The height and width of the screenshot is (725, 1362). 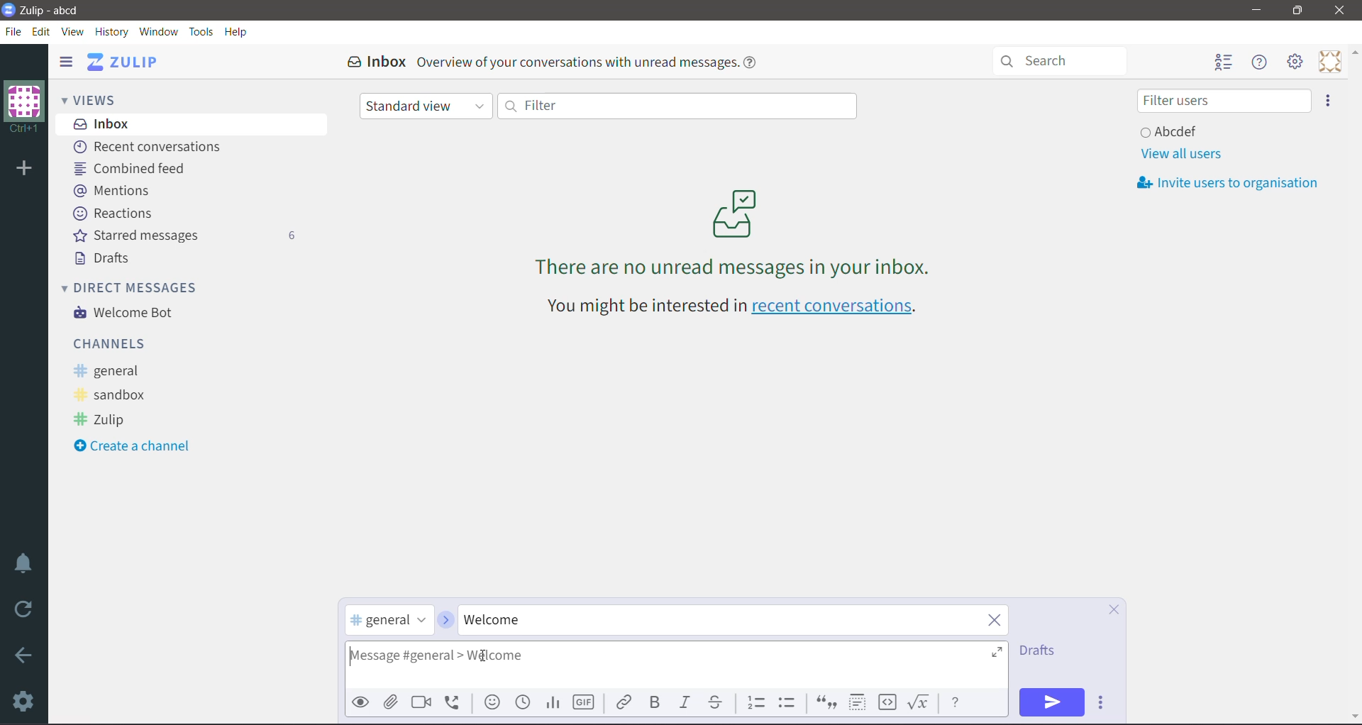 I want to click on general, so click(x=111, y=371).